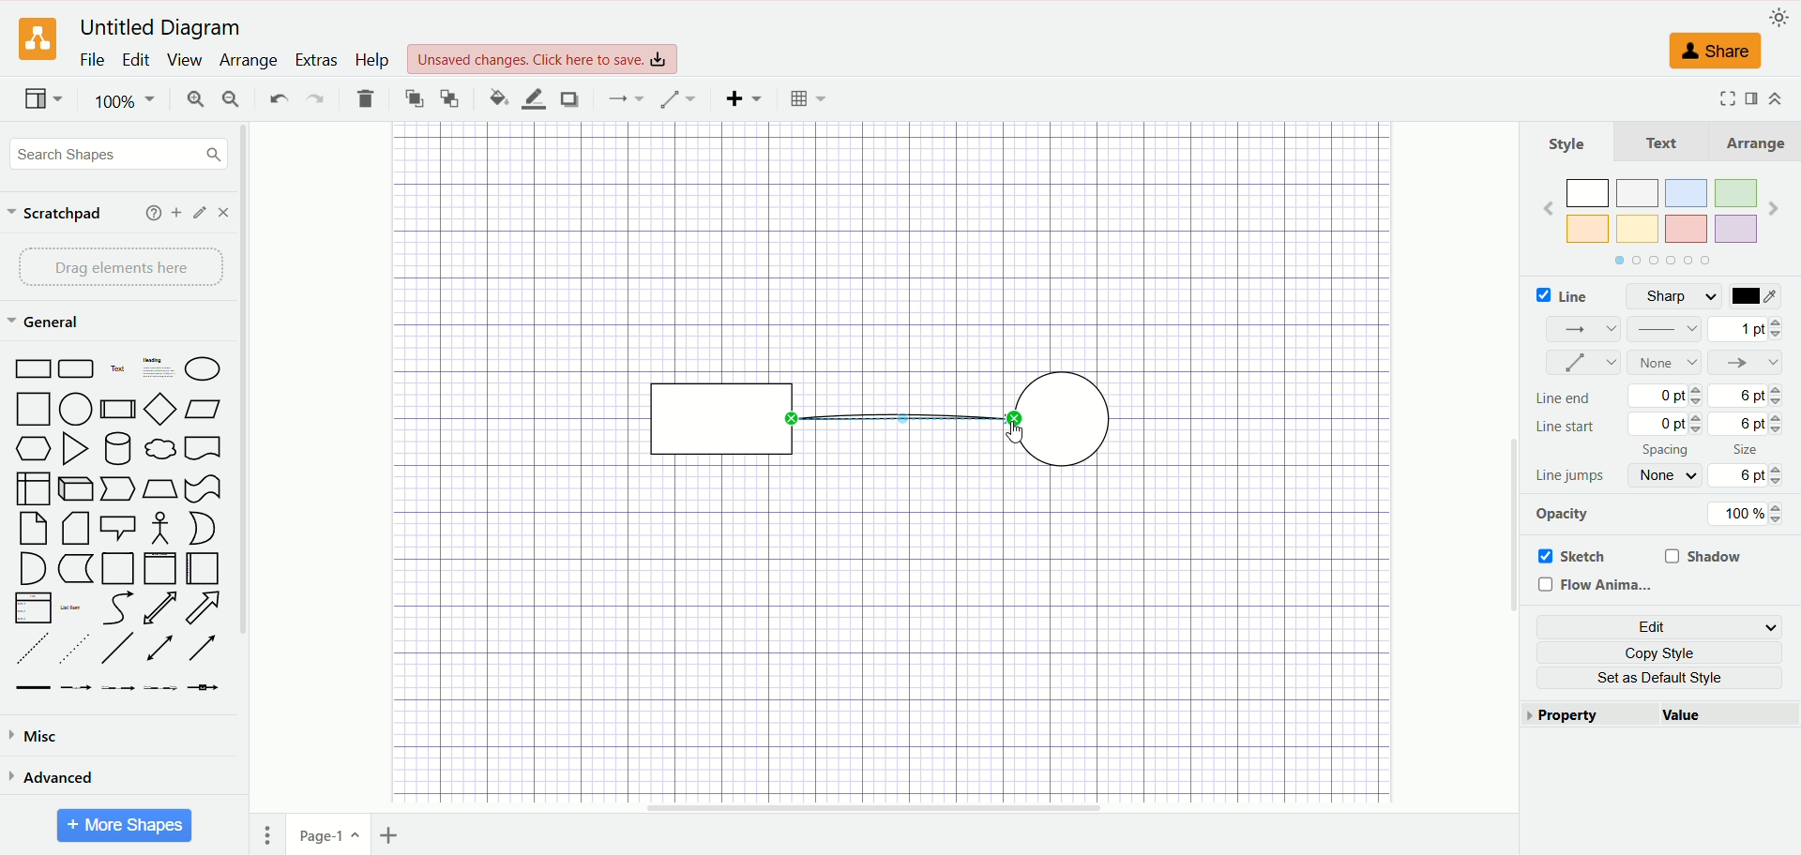  Describe the element at coordinates (447, 97) in the screenshot. I see `to back` at that location.